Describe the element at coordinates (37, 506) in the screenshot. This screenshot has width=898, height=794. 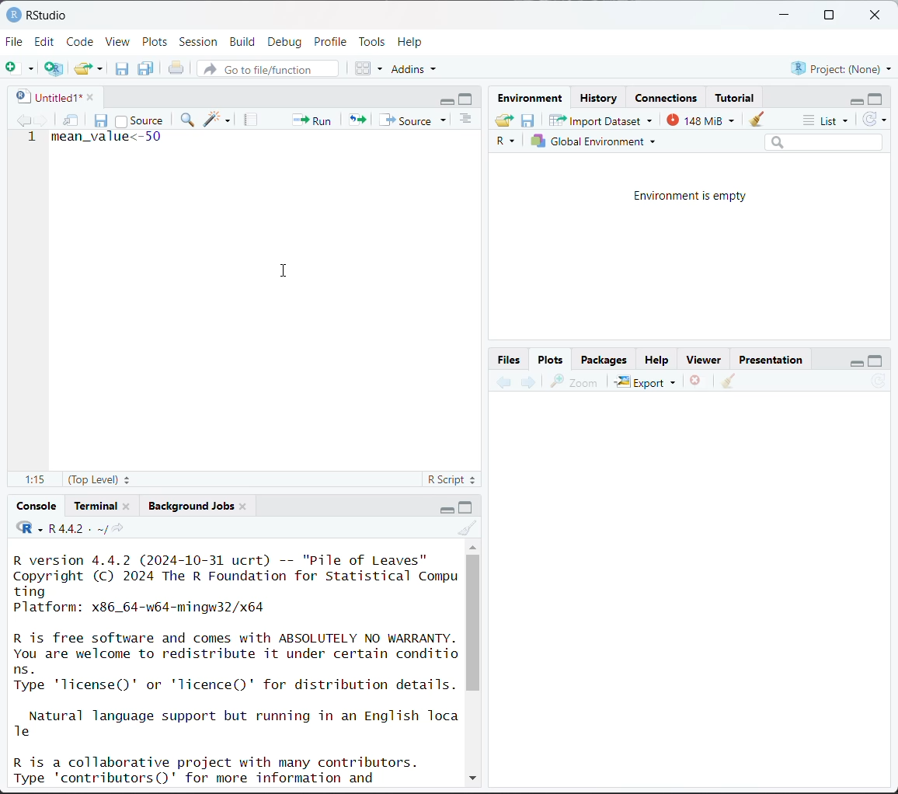
I see `Console` at that location.